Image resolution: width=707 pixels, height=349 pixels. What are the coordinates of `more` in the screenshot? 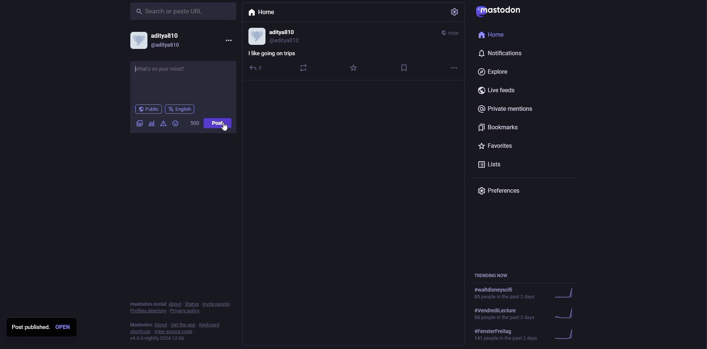 It's located at (454, 67).